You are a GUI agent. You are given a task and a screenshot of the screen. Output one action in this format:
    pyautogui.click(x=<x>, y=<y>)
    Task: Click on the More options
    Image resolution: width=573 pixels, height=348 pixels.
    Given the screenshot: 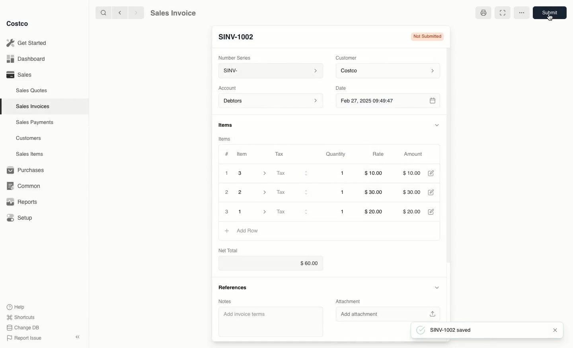 What is the action you would take?
    pyautogui.click(x=522, y=13)
    